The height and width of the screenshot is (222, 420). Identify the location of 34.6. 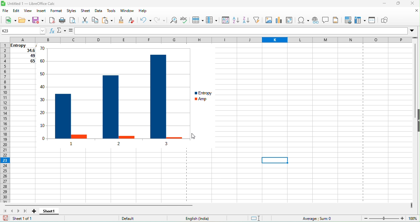
(22, 51).